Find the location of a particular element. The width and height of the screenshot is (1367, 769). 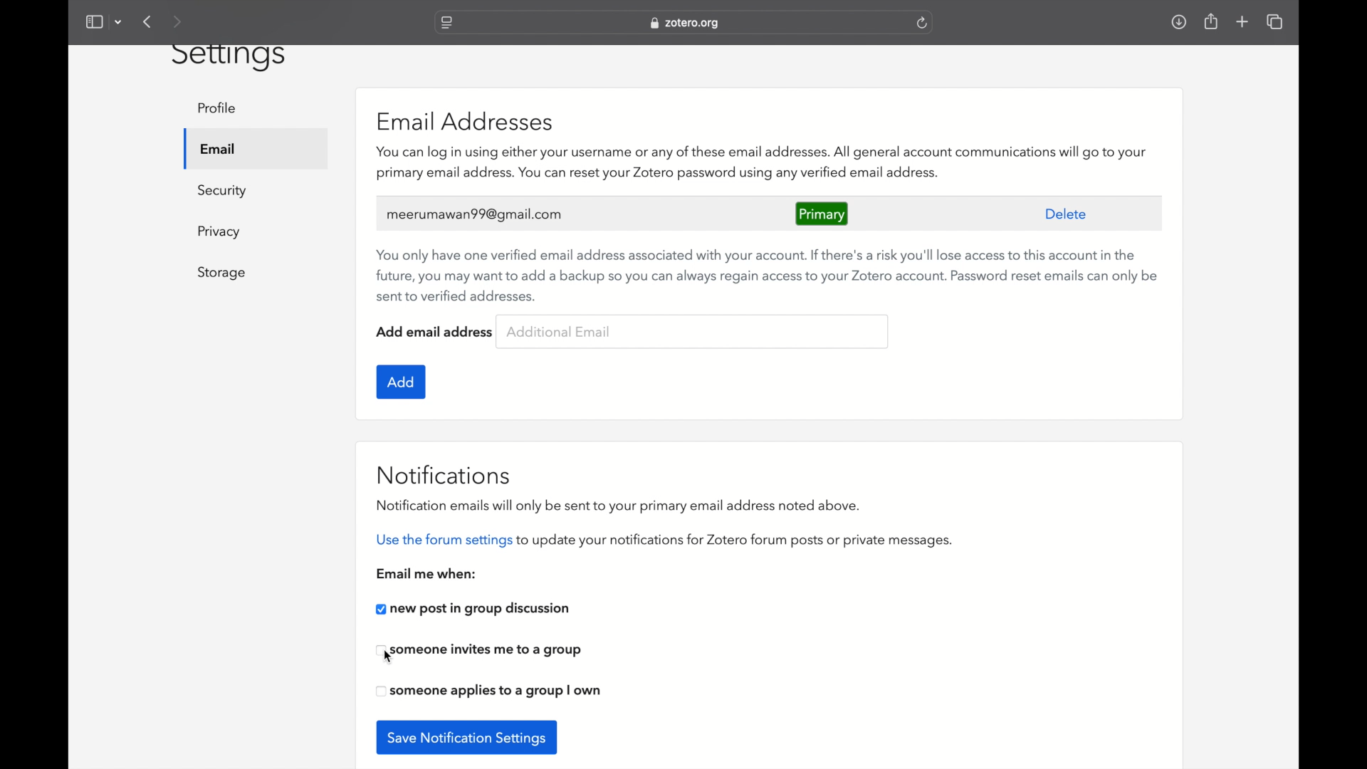

additional email is located at coordinates (557, 331).